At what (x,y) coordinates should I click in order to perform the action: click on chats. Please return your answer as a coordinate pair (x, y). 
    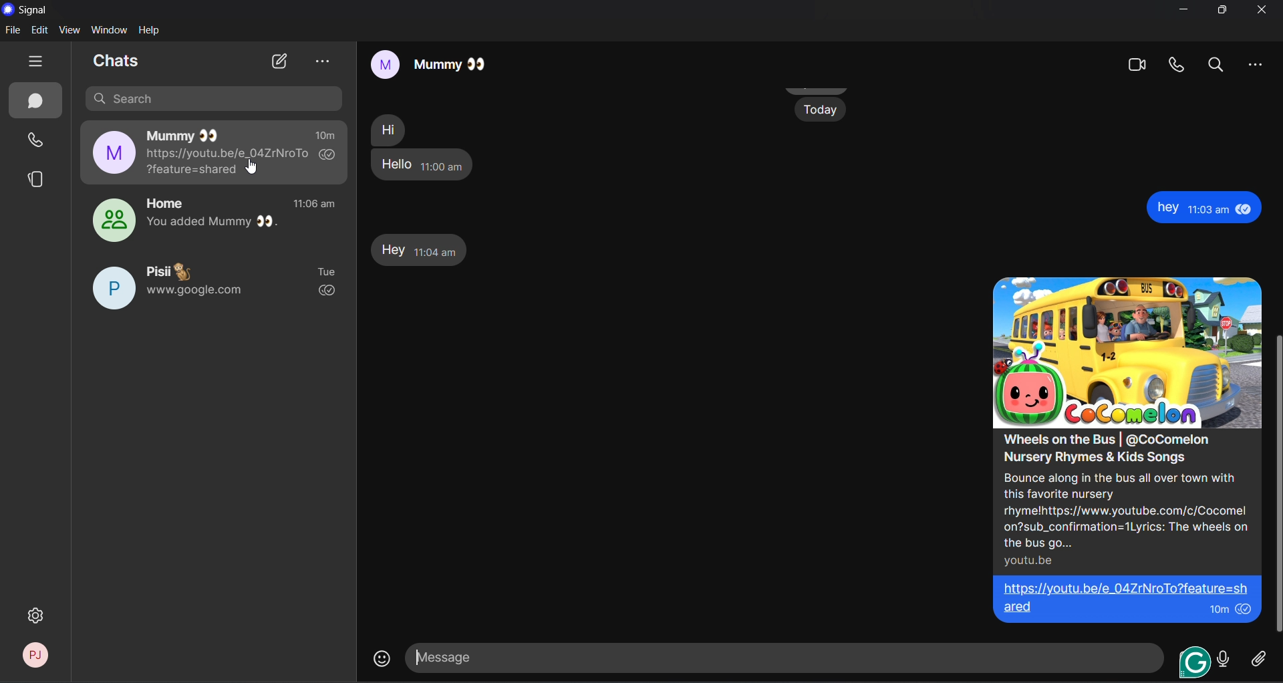
    Looking at the image, I should click on (33, 100).